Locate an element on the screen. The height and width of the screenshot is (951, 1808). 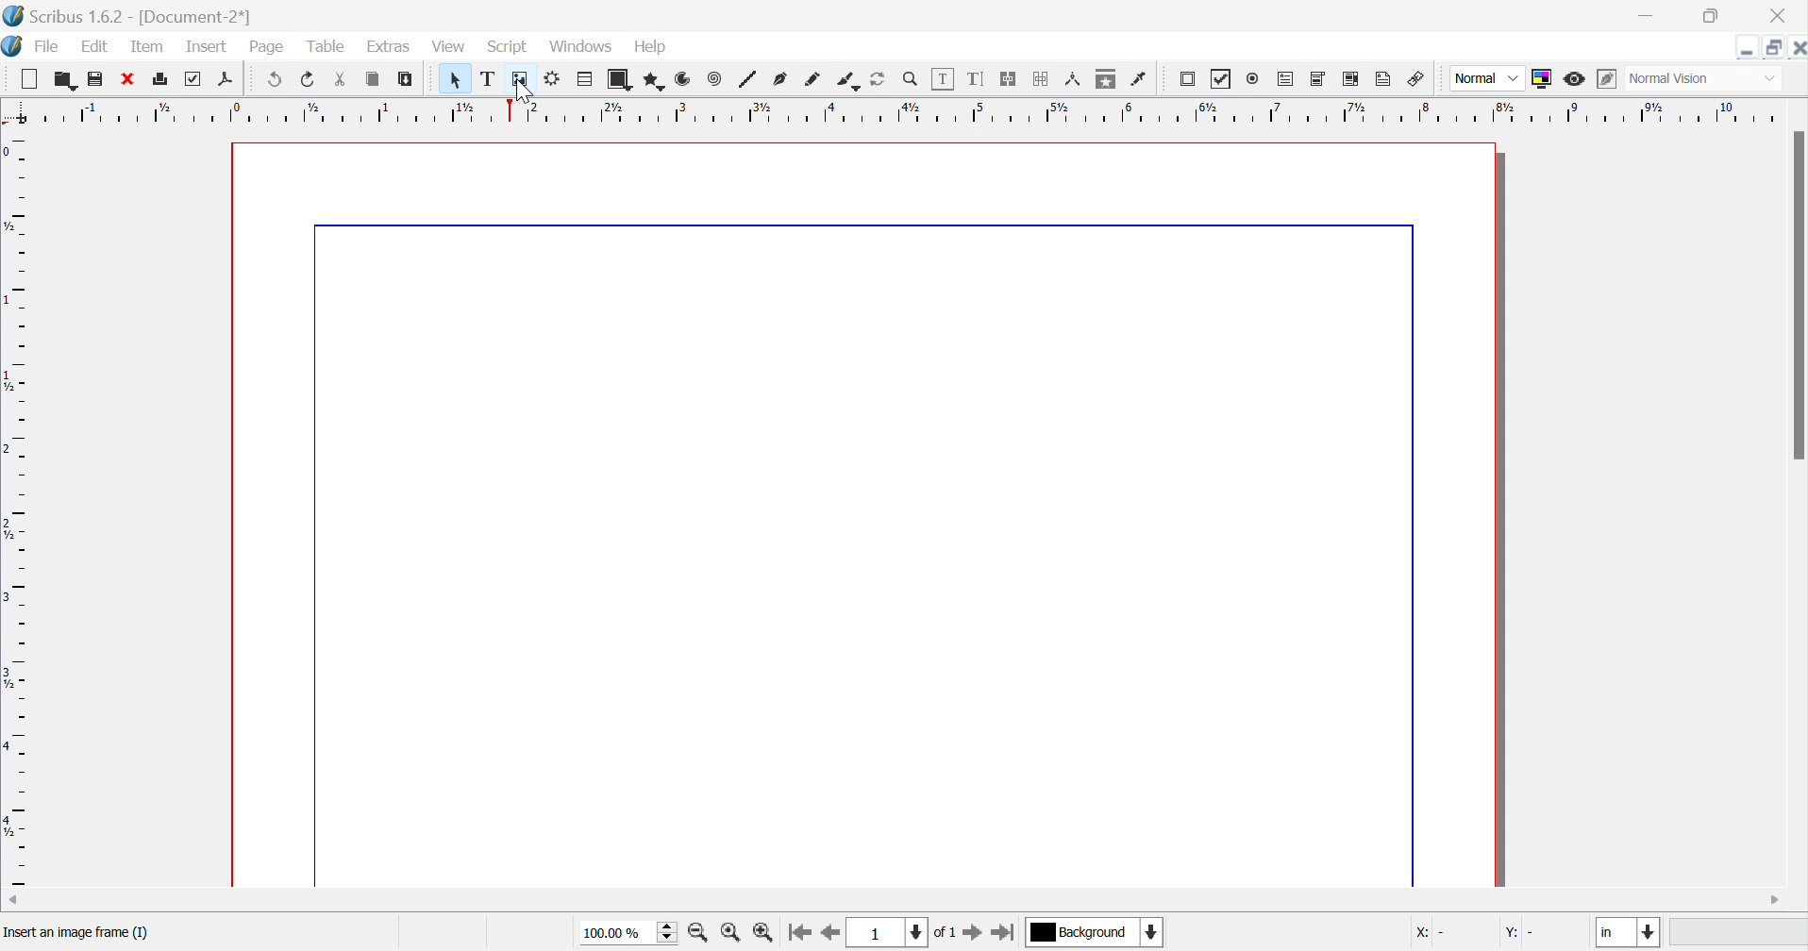
go to previous page is located at coordinates (829, 934).